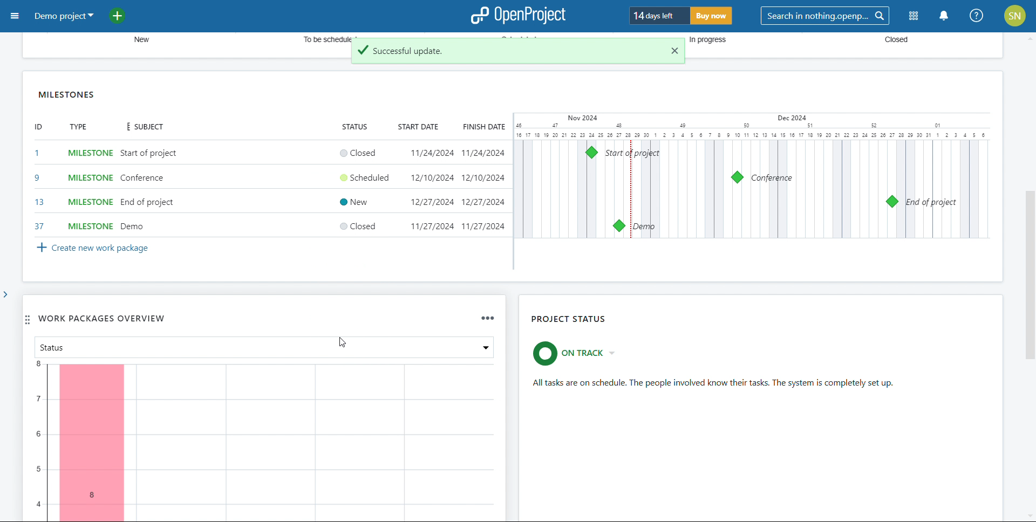  I want to click on set id, so click(38, 189).